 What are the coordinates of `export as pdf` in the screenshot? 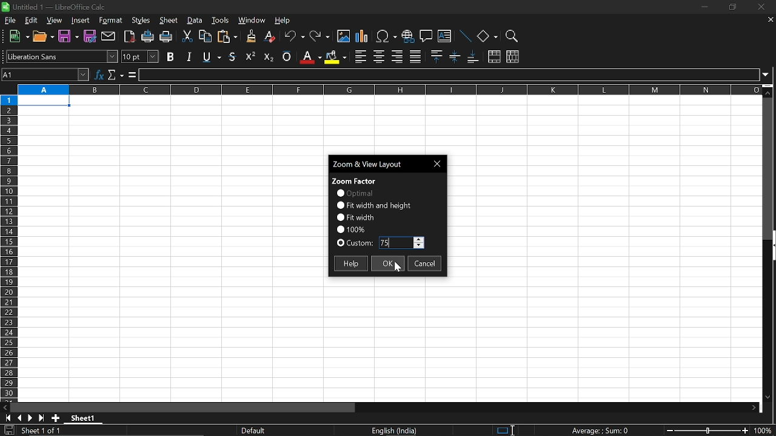 It's located at (130, 38).